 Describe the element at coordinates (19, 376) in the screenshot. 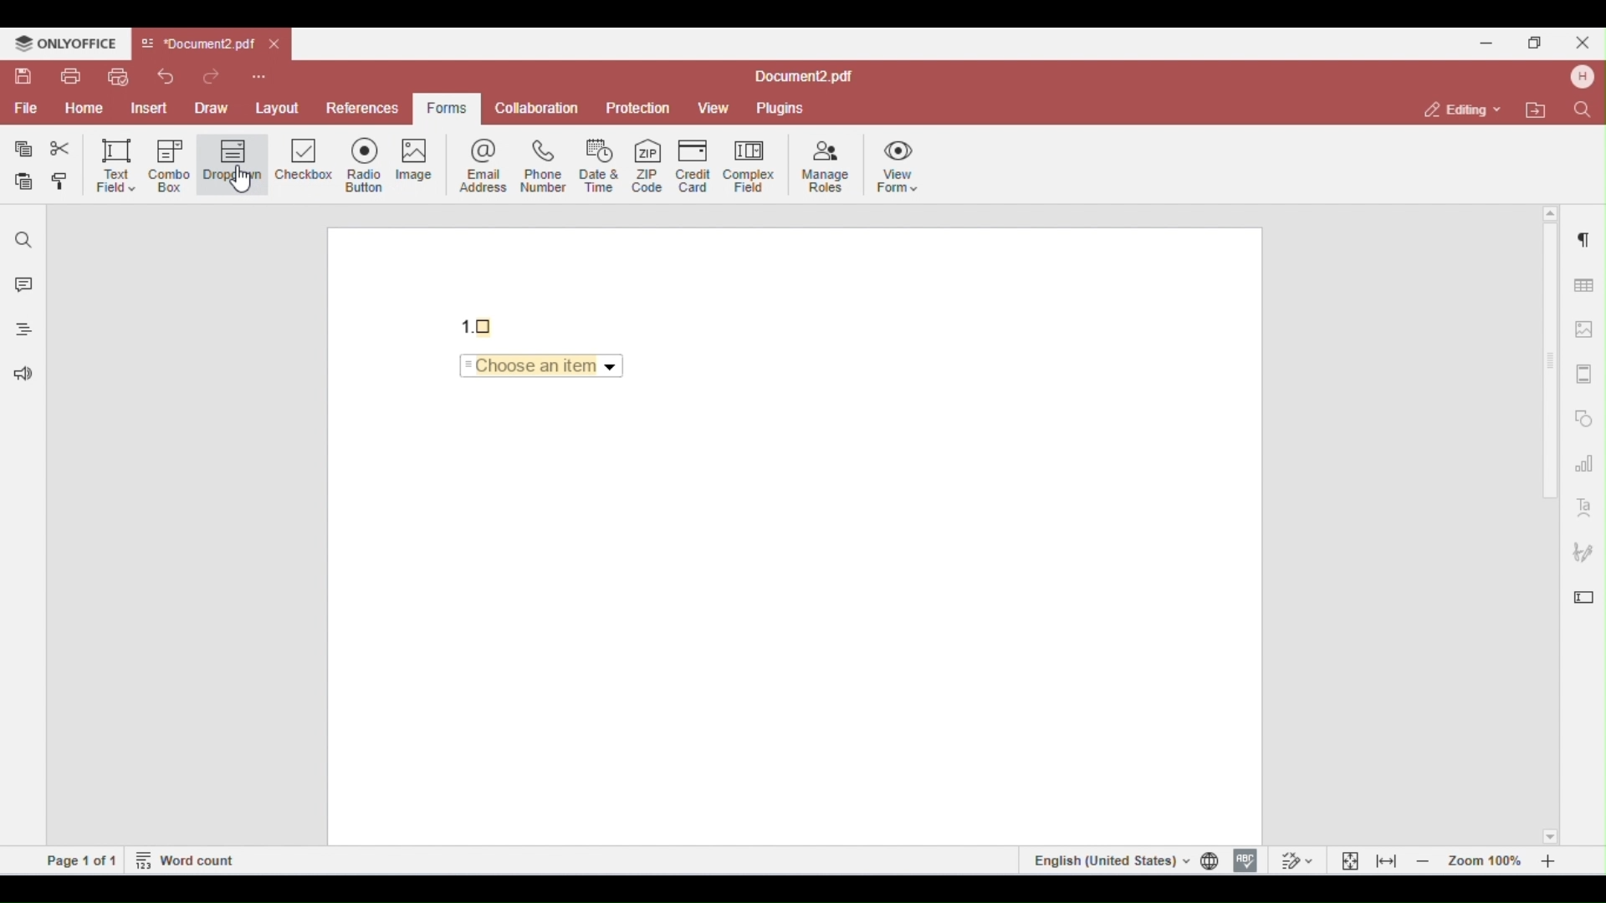

I see `feedback and support` at that location.